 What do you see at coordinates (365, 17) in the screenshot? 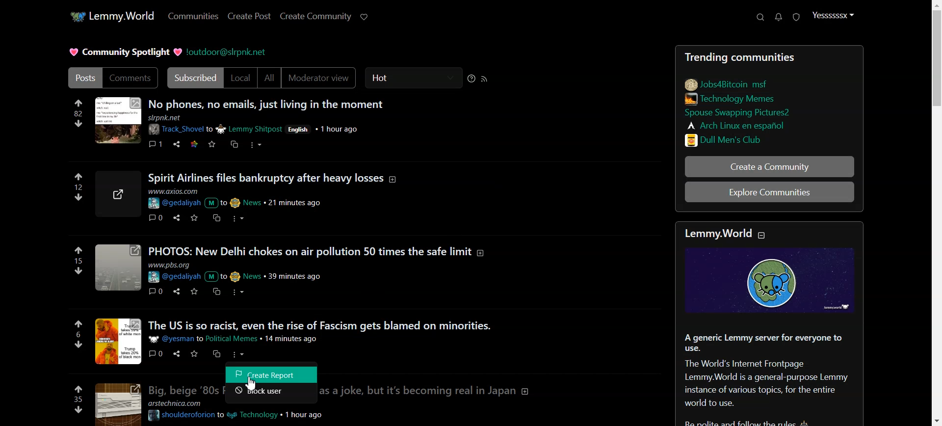
I see `Support Limmy` at bounding box center [365, 17].